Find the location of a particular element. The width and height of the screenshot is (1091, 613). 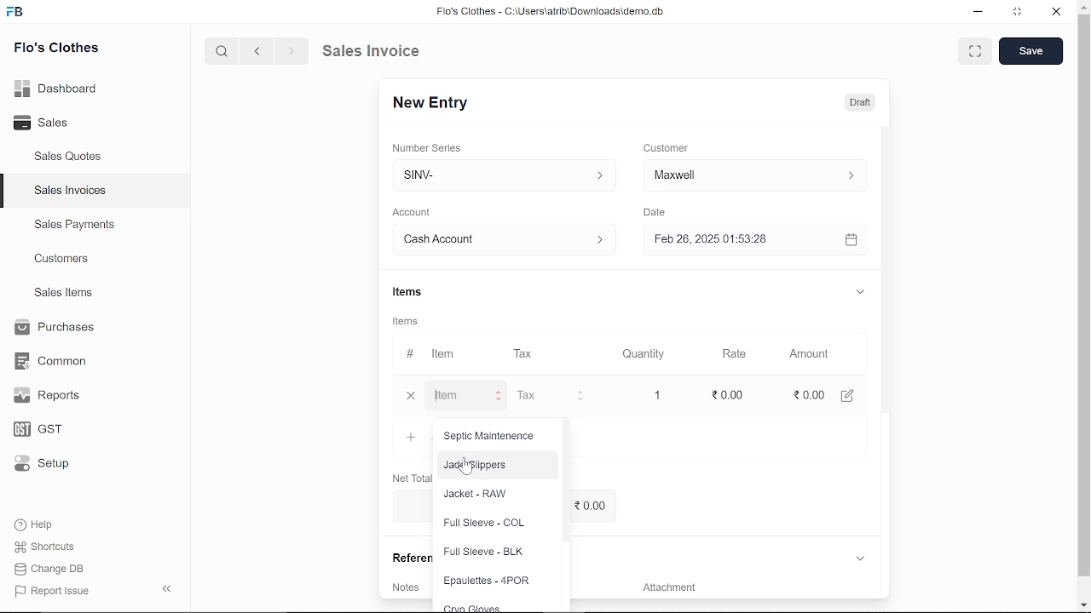

frappe books is located at coordinates (15, 14).